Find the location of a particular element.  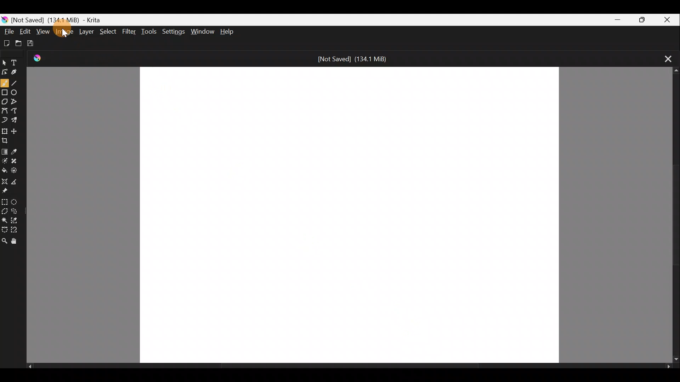

Freehand brush tool is located at coordinates (5, 82).